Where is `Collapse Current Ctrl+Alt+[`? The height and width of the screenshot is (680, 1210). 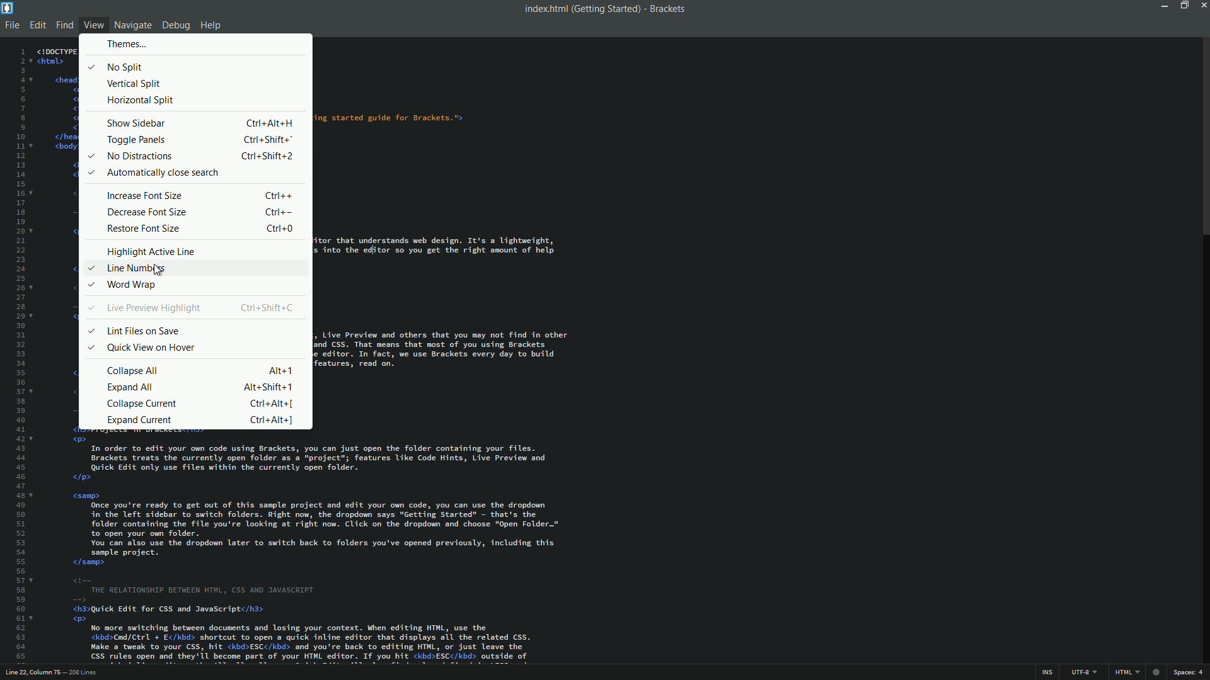
Collapse Current Ctrl+Alt+[ is located at coordinates (201, 403).